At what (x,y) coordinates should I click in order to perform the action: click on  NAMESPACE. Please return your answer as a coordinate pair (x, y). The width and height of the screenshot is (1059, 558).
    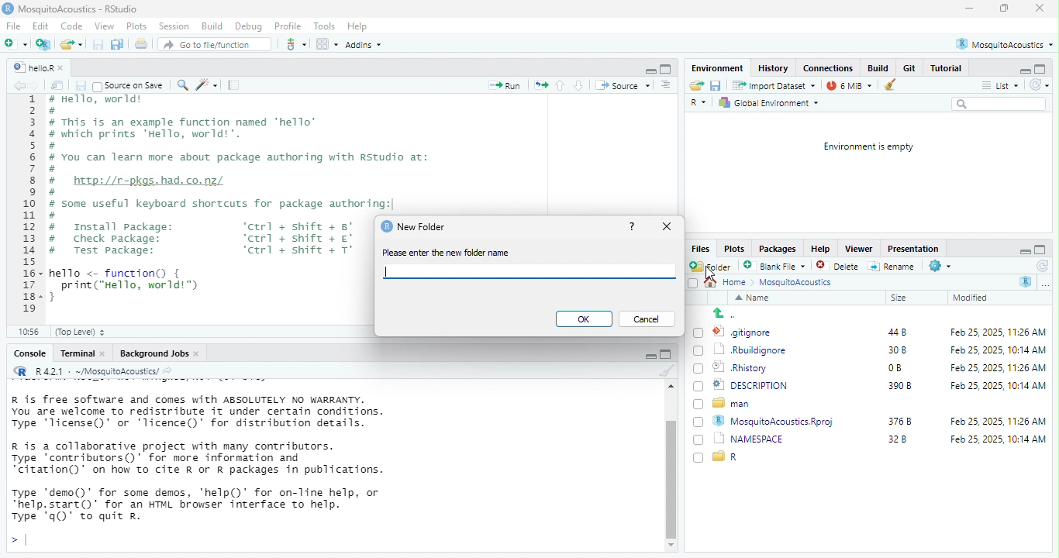
    Looking at the image, I should click on (757, 439).